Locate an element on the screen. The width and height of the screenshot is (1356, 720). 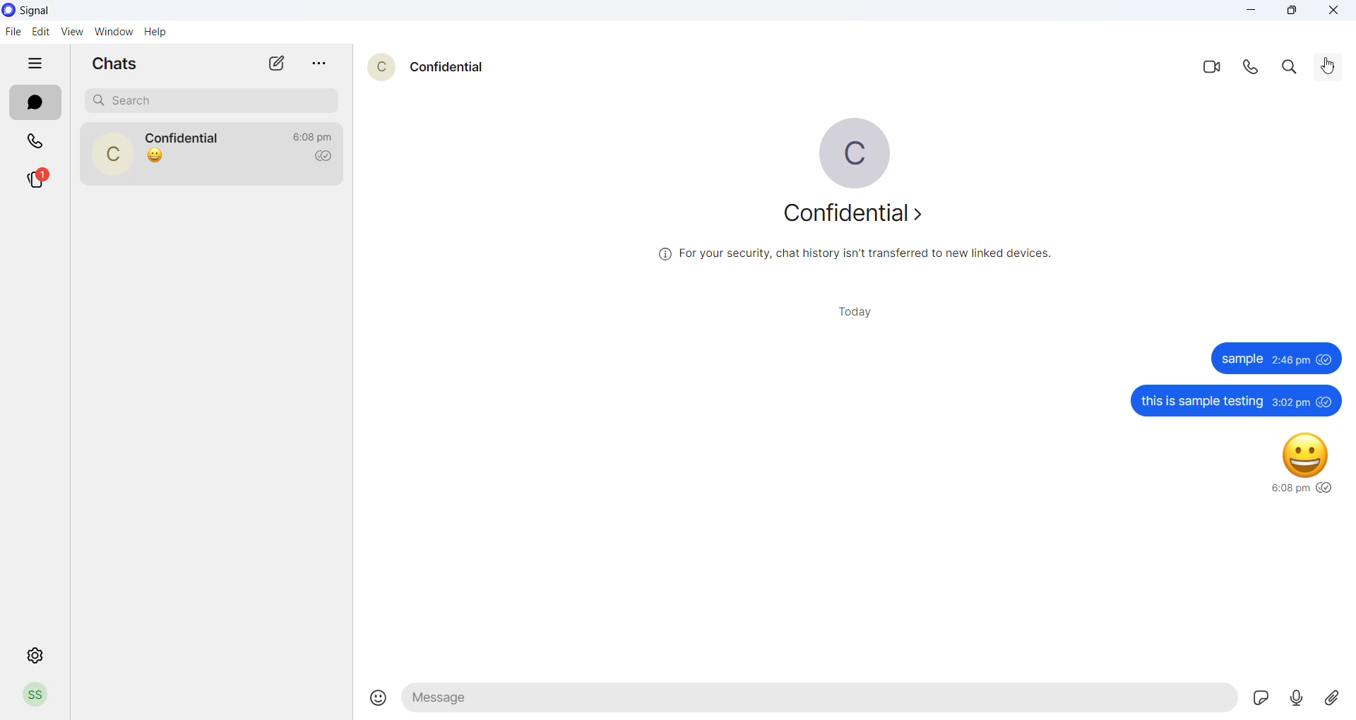
smiley emoji is located at coordinates (1302, 452).